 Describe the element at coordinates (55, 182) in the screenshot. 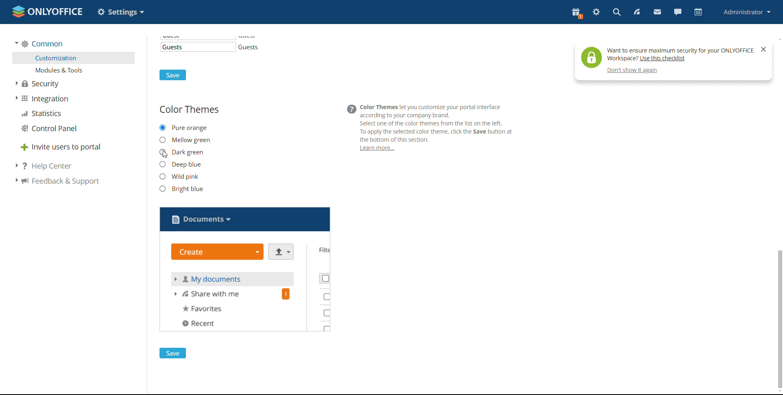

I see `feedback support` at that location.